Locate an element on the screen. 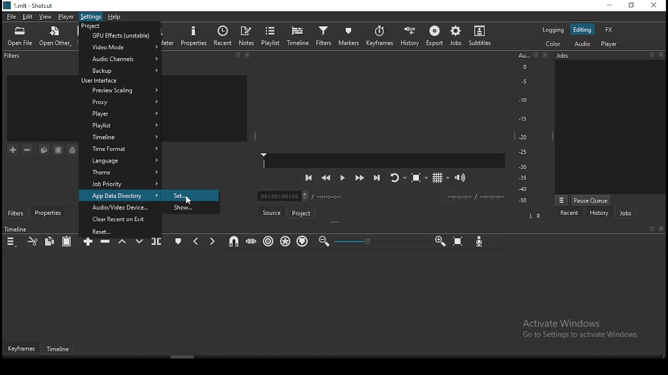  clear recent on exit is located at coordinates (119, 219).